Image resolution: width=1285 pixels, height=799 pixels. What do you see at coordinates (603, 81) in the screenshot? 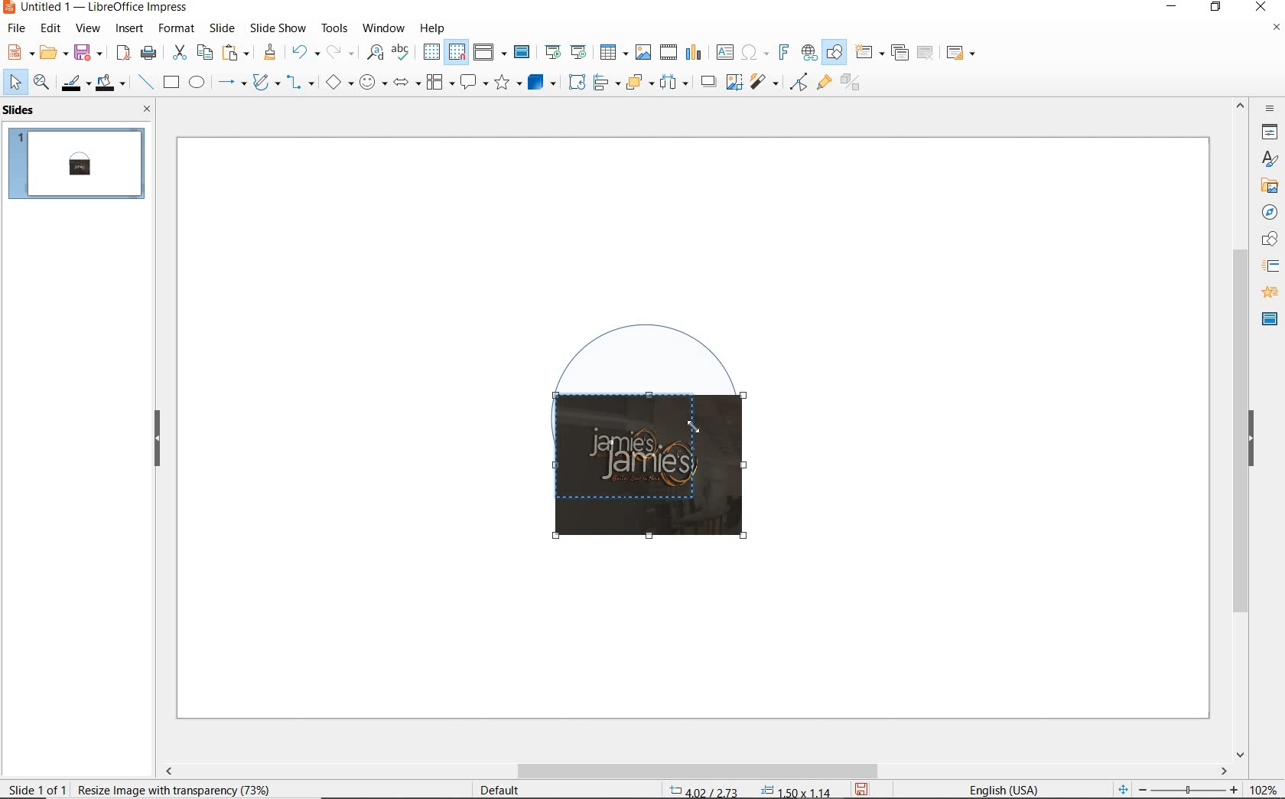
I see `align objects` at bounding box center [603, 81].